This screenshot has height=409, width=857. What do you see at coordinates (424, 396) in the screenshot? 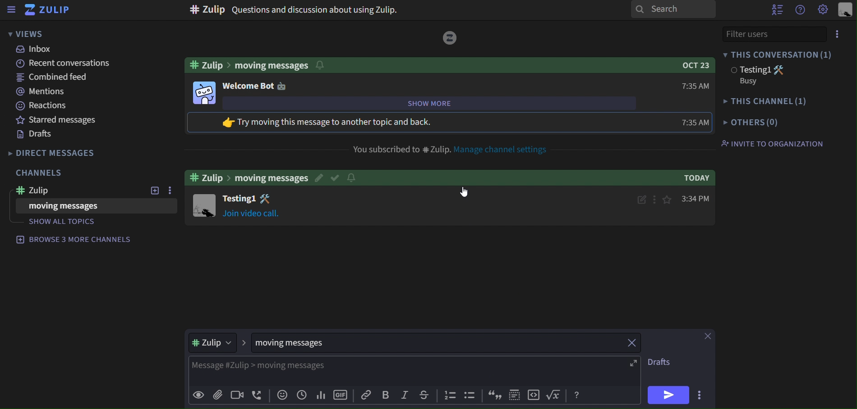
I see `strikethrough` at bounding box center [424, 396].